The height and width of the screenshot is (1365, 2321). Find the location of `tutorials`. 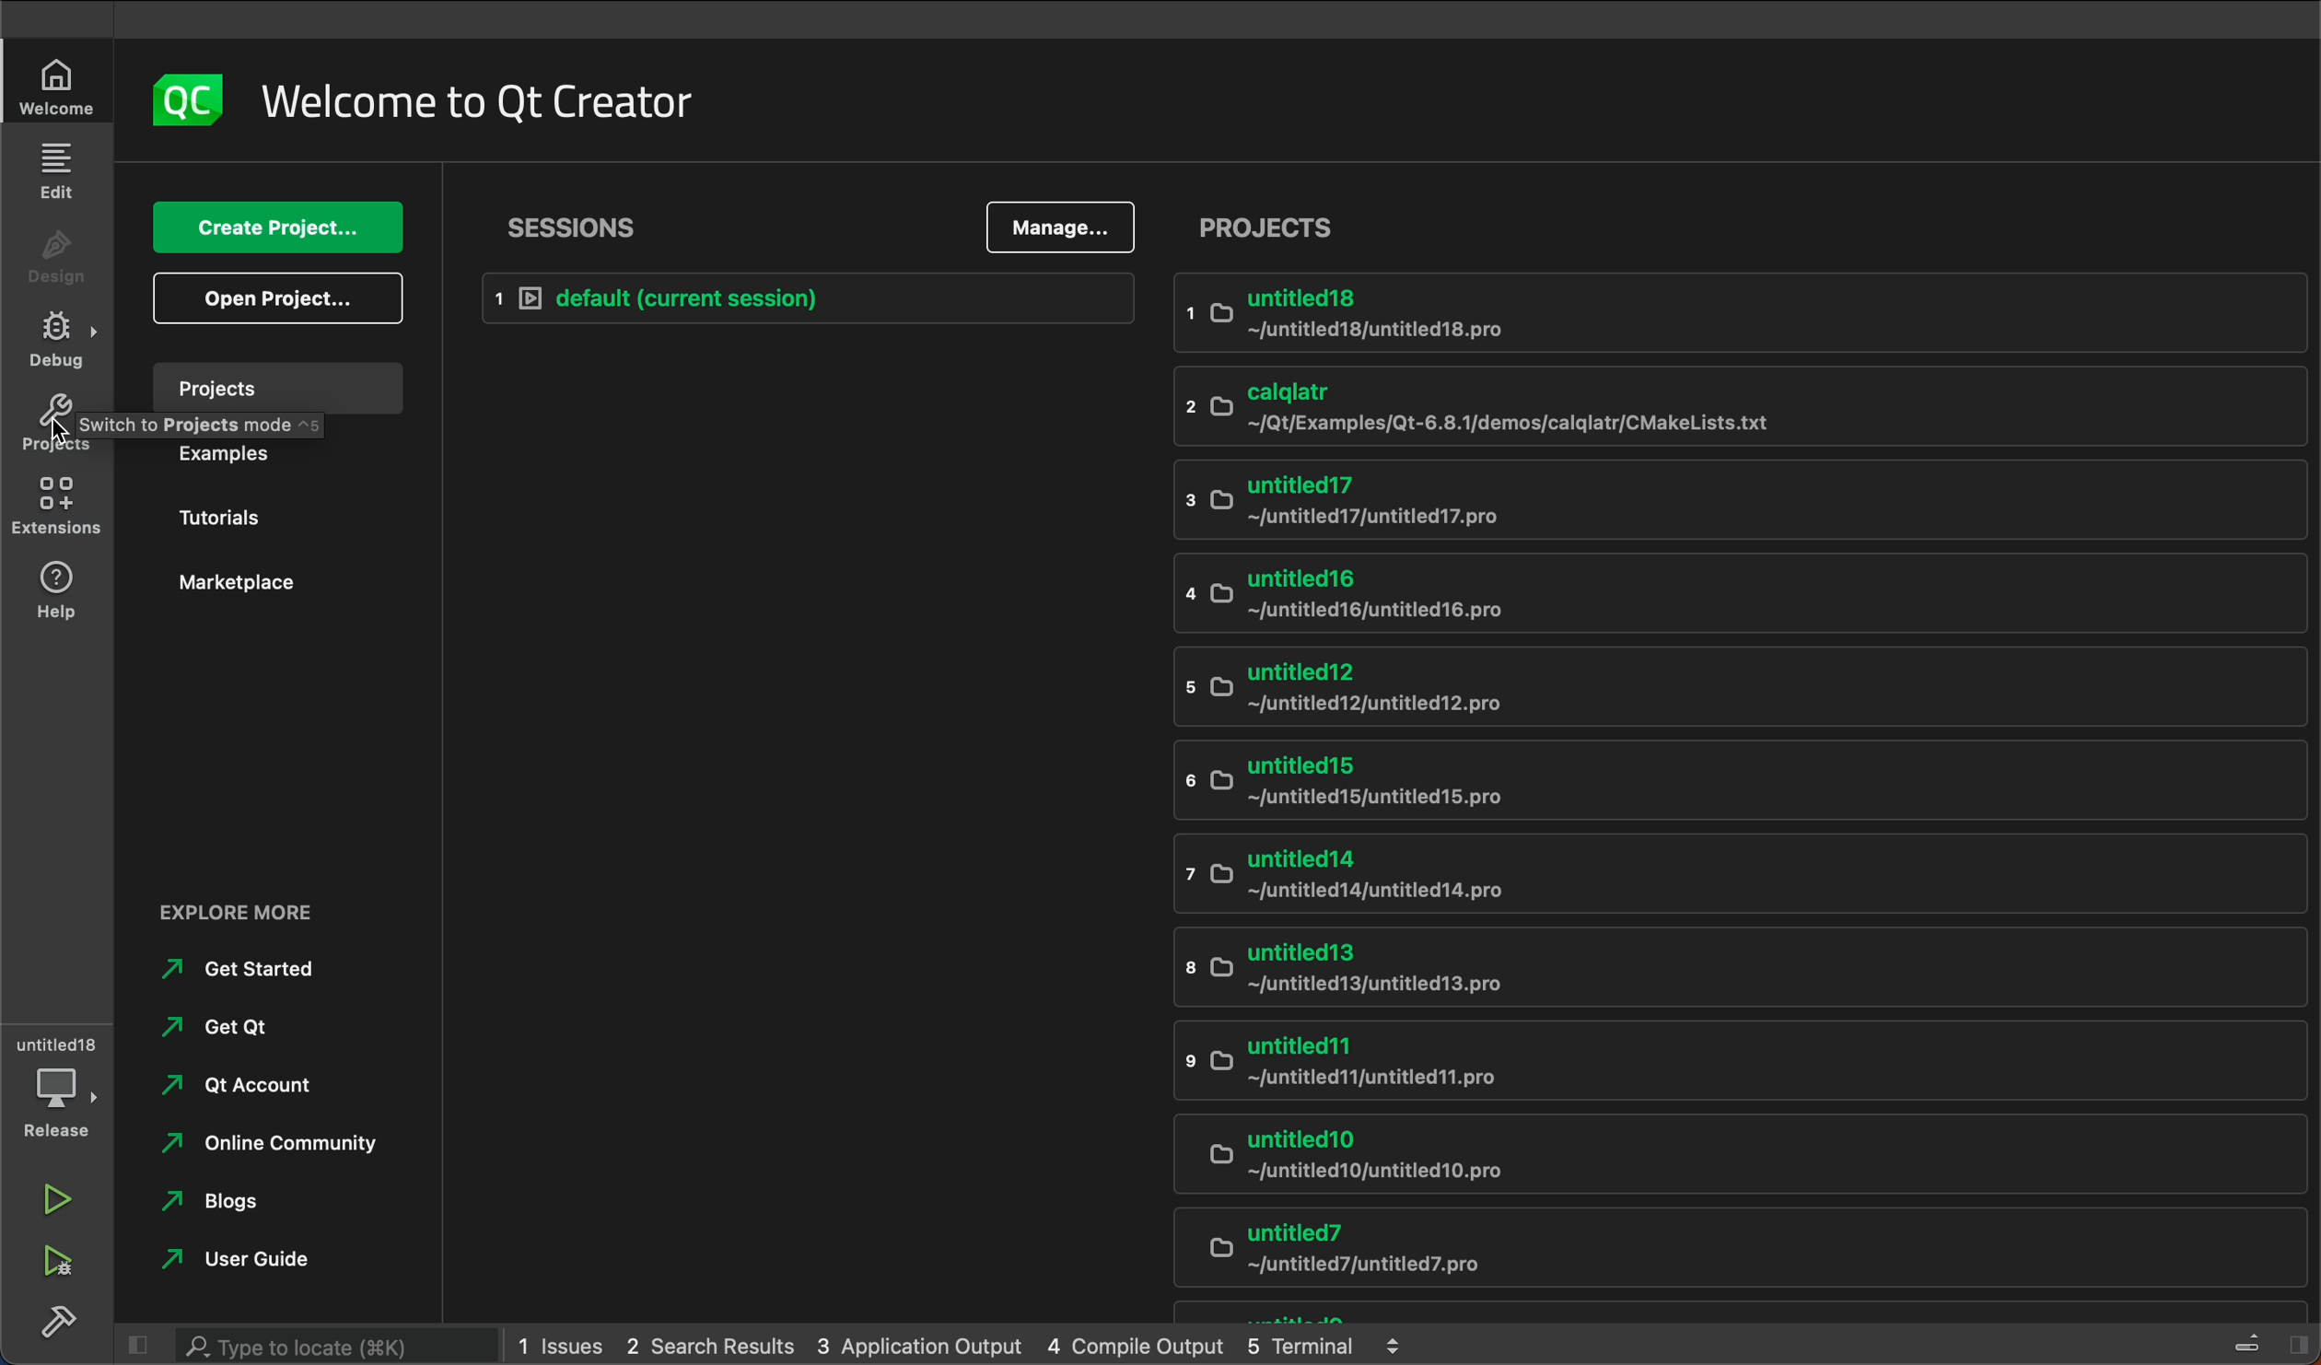

tutorials is located at coordinates (284, 517).